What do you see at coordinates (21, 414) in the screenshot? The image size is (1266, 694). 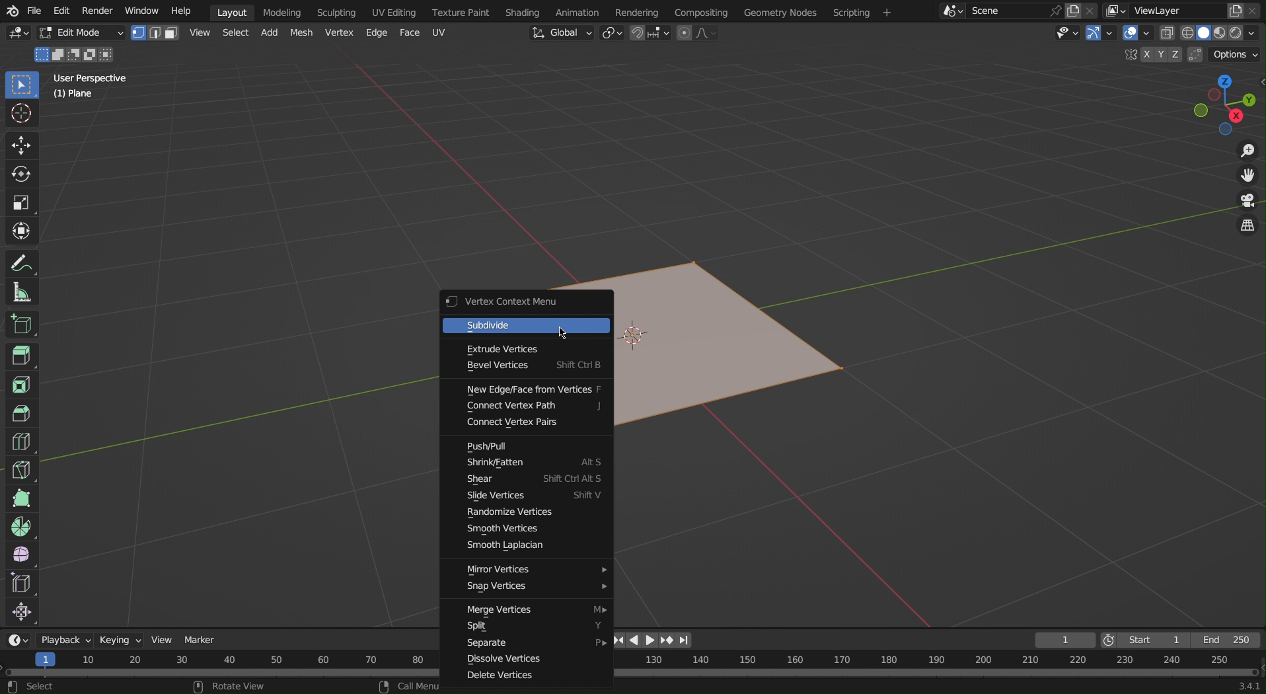 I see `Bevel ` at bounding box center [21, 414].